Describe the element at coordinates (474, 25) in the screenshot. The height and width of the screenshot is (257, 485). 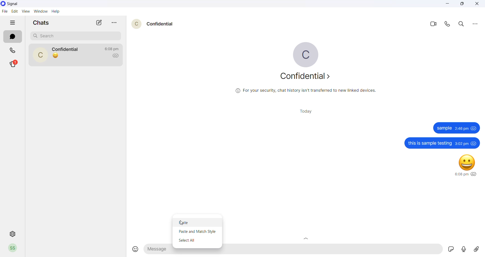
I see `more options` at that location.